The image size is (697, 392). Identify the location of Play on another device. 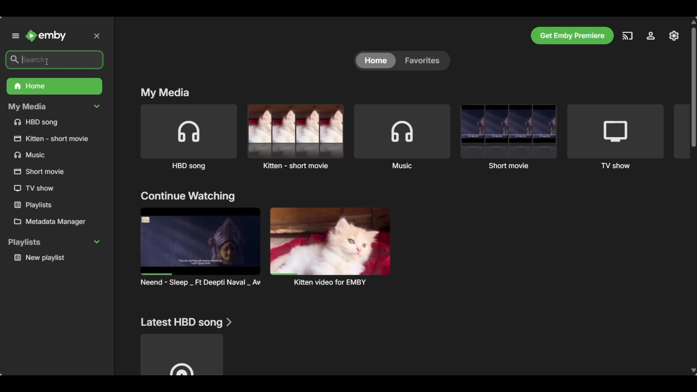
(627, 36).